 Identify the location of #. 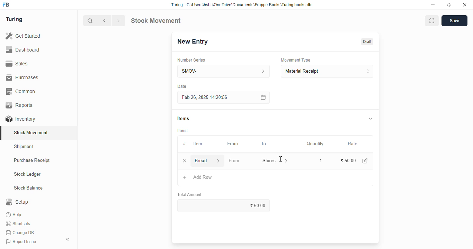
(185, 144).